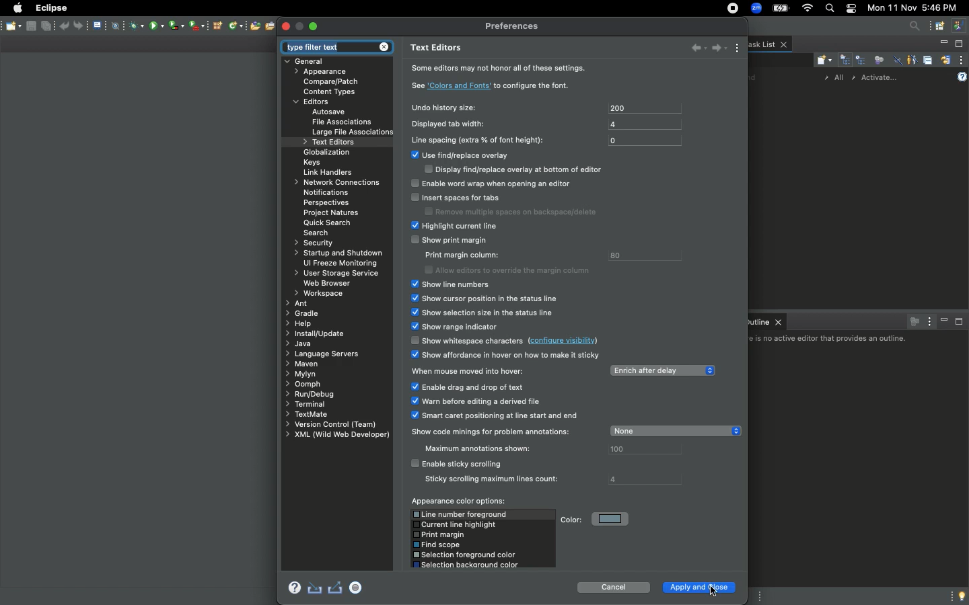  Describe the element at coordinates (497, 184) in the screenshot. I see `Enable word wrap when opening an editor` at that location.